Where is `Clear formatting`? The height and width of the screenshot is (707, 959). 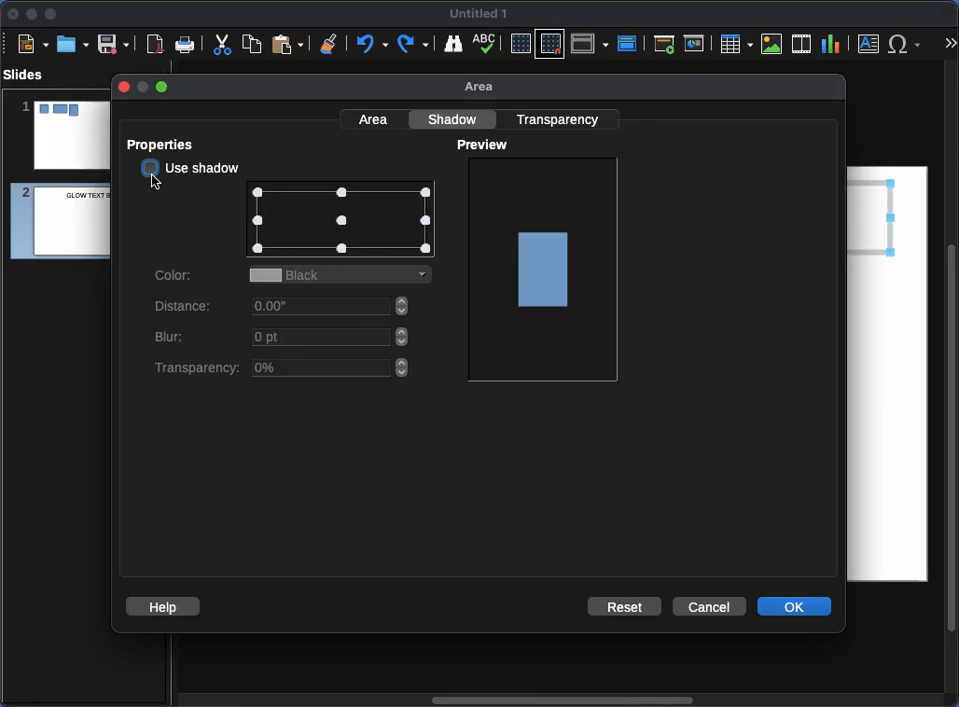 Clear formatting is located at coordinates (329, 42).